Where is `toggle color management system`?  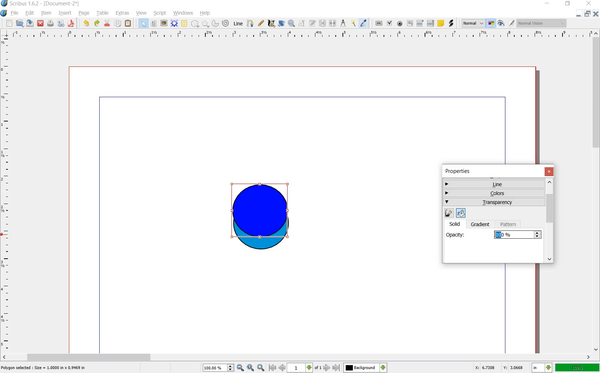
toggle color management system is located at coordinates (491, 23).